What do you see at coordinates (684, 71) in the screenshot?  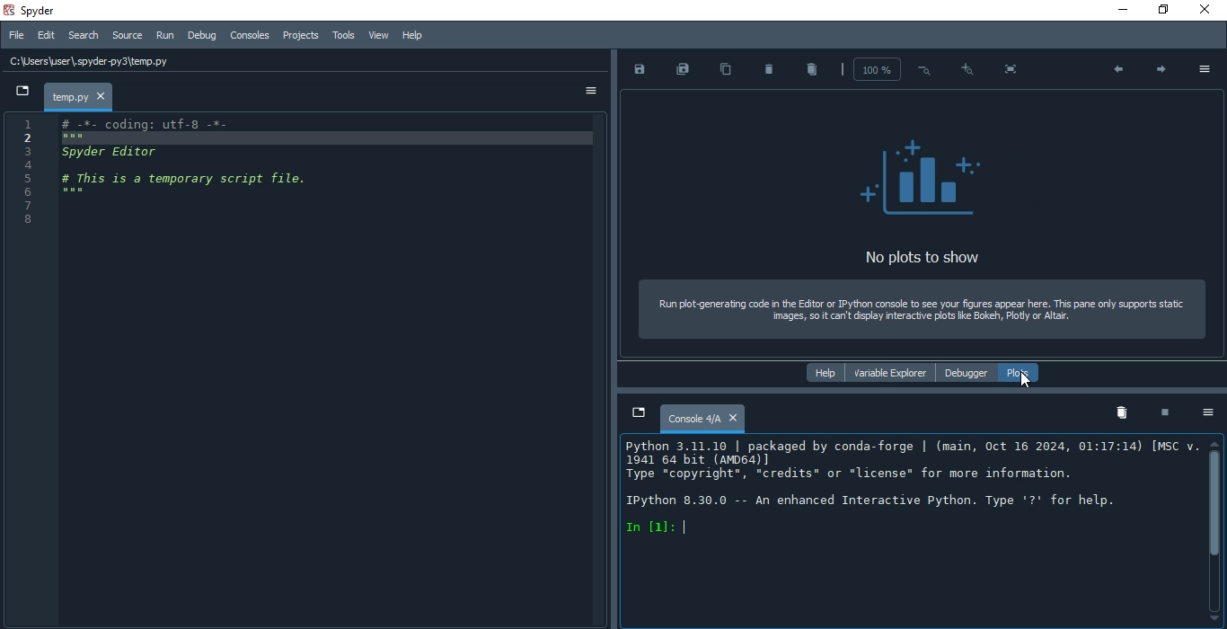 I see `save all` at bounding box center [684, 71].